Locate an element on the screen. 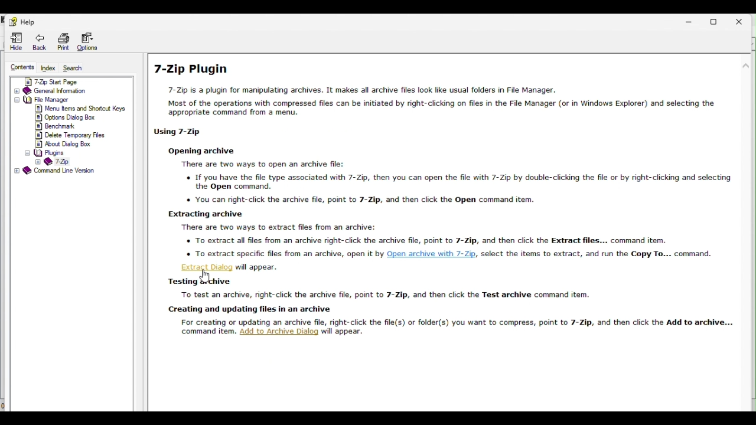 Image resolution: width=756 pixels, height=425 pixels. Hide is located at coordinates (16, 41).